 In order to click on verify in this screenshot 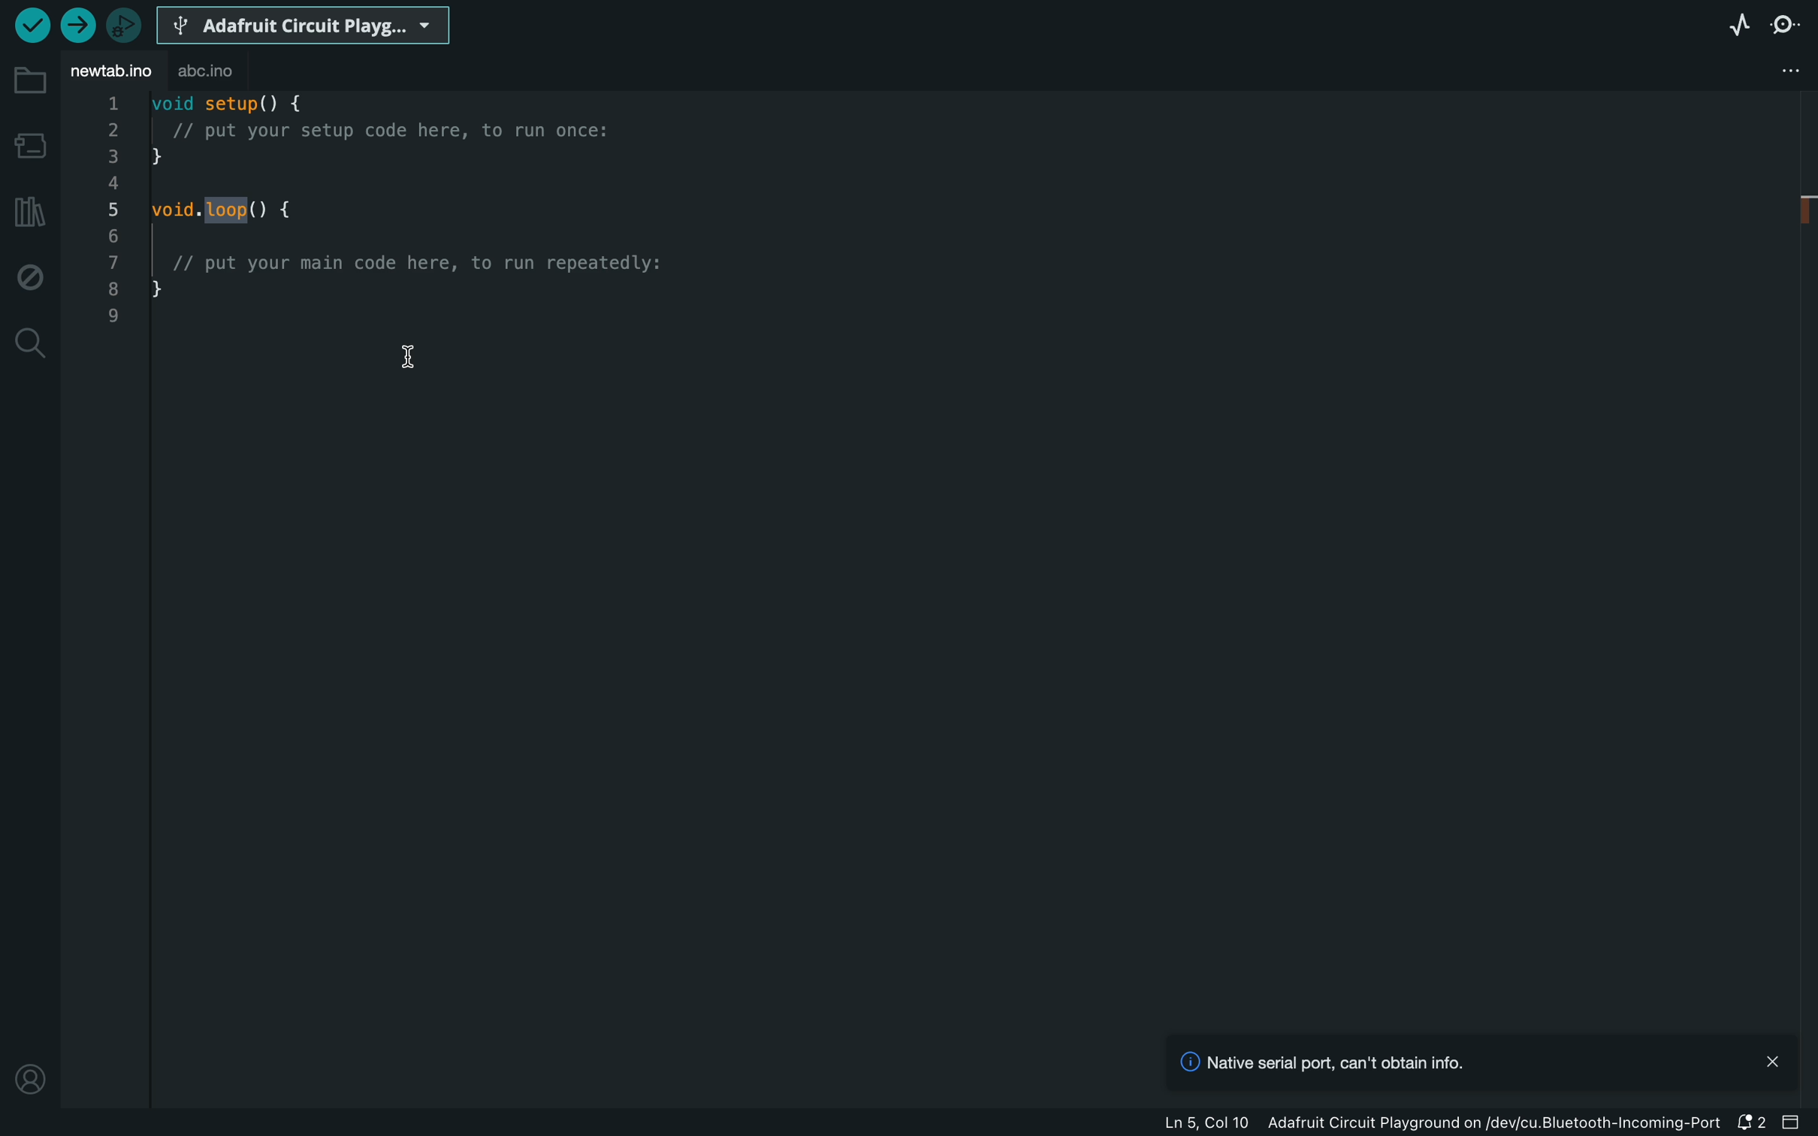, I will do `click(29, 26)`.